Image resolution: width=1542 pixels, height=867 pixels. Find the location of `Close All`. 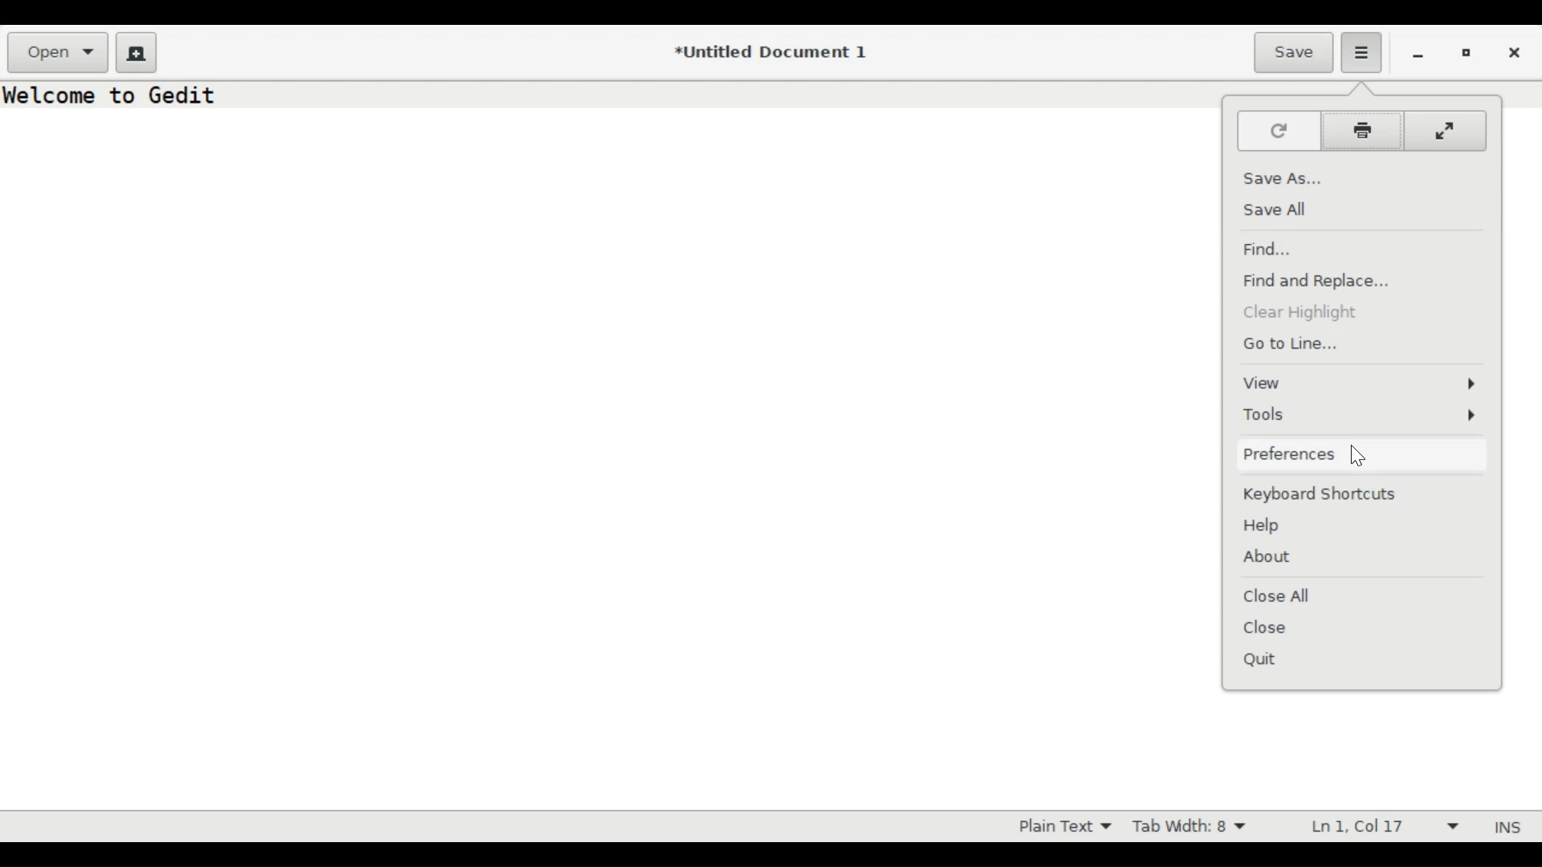

Close All is located at coordinates (1284, 594).